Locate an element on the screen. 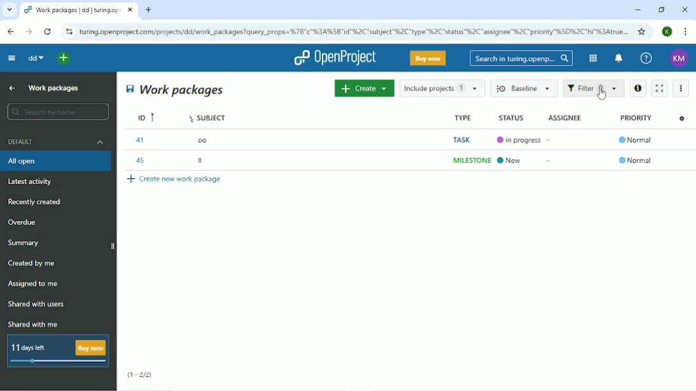 The height and width of the screenshot is (391, 696). Customize and control google chrome is located at coordinates (686, 32).